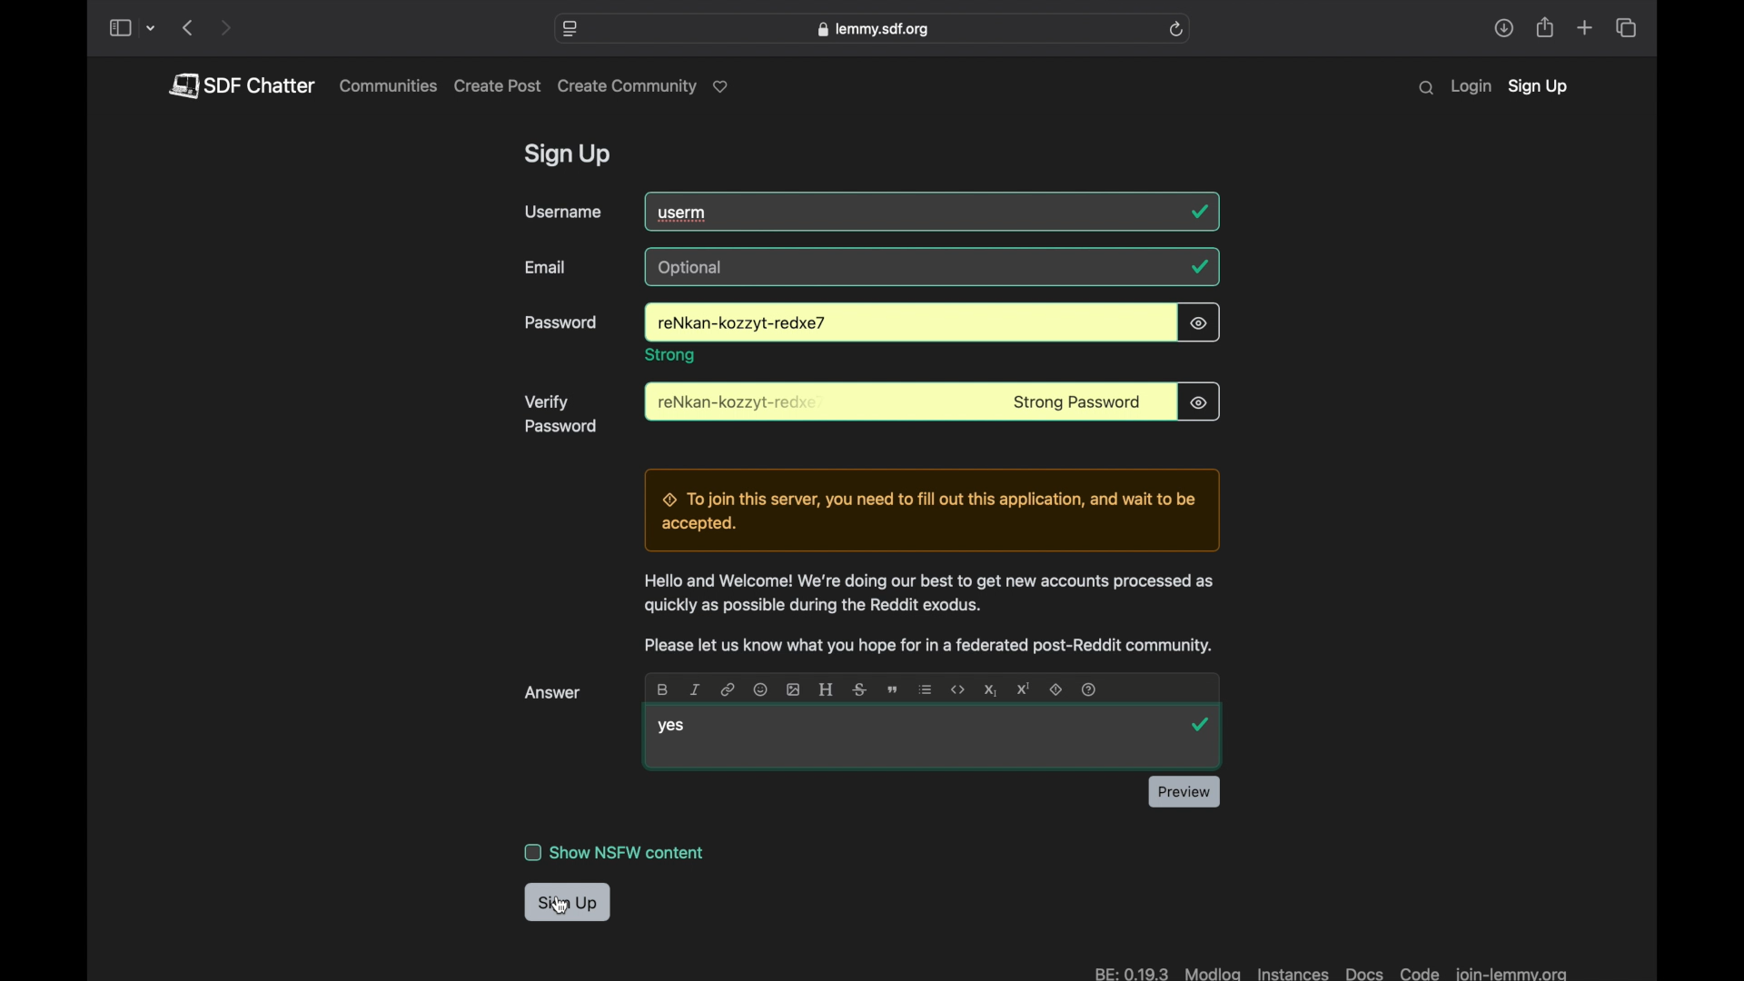 The height and width of the screenshot is (981, 1744). What do you see at coordinates (759, 689) in the screenshot?
I see `emoji` at bounding box center [759, 689].